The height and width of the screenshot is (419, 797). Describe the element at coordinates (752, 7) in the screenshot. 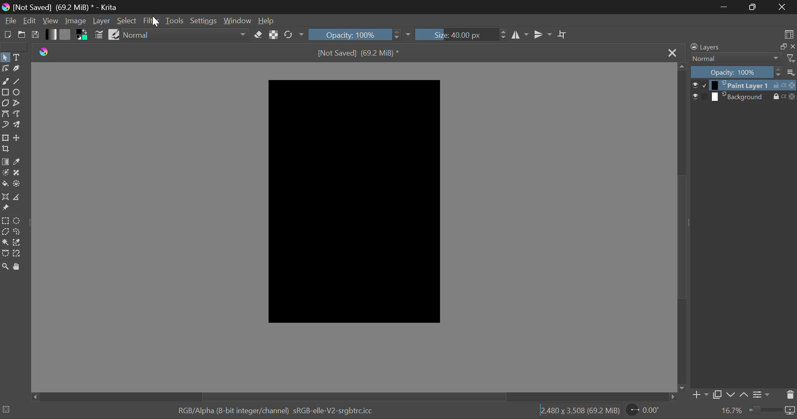

I see `Minimize` at that location.